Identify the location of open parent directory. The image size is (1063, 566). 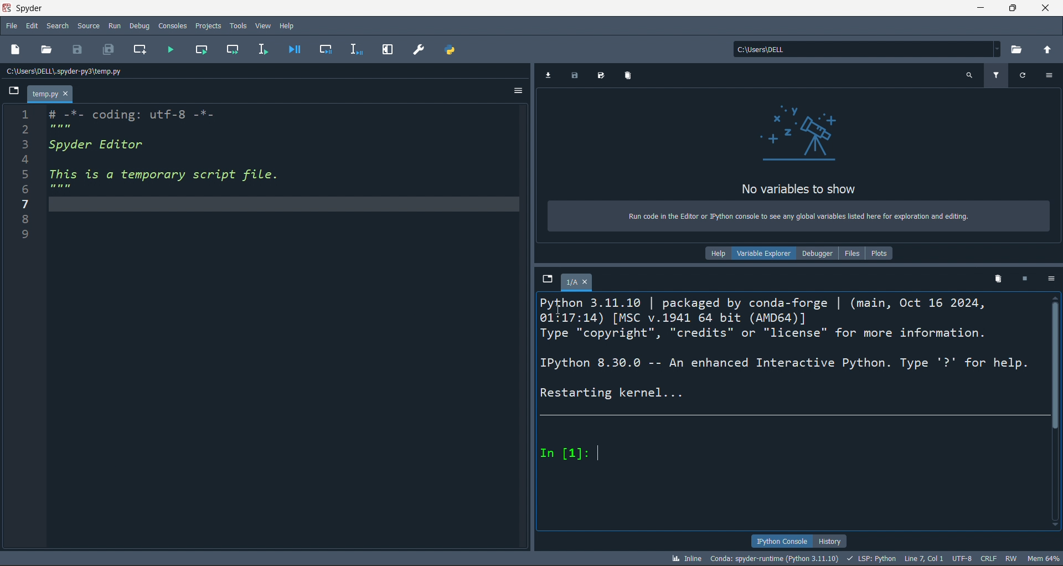
(1049, 50).